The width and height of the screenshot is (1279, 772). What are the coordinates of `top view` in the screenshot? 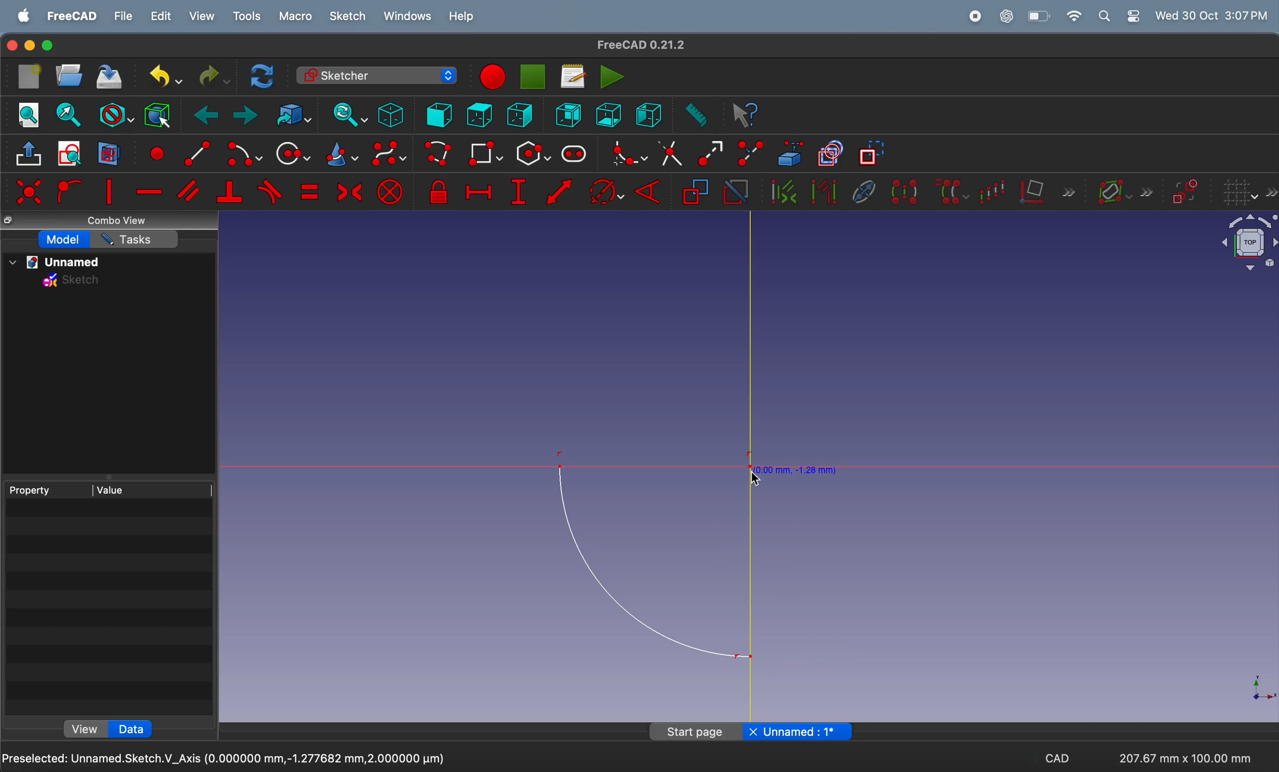 It's located at (479, 114).